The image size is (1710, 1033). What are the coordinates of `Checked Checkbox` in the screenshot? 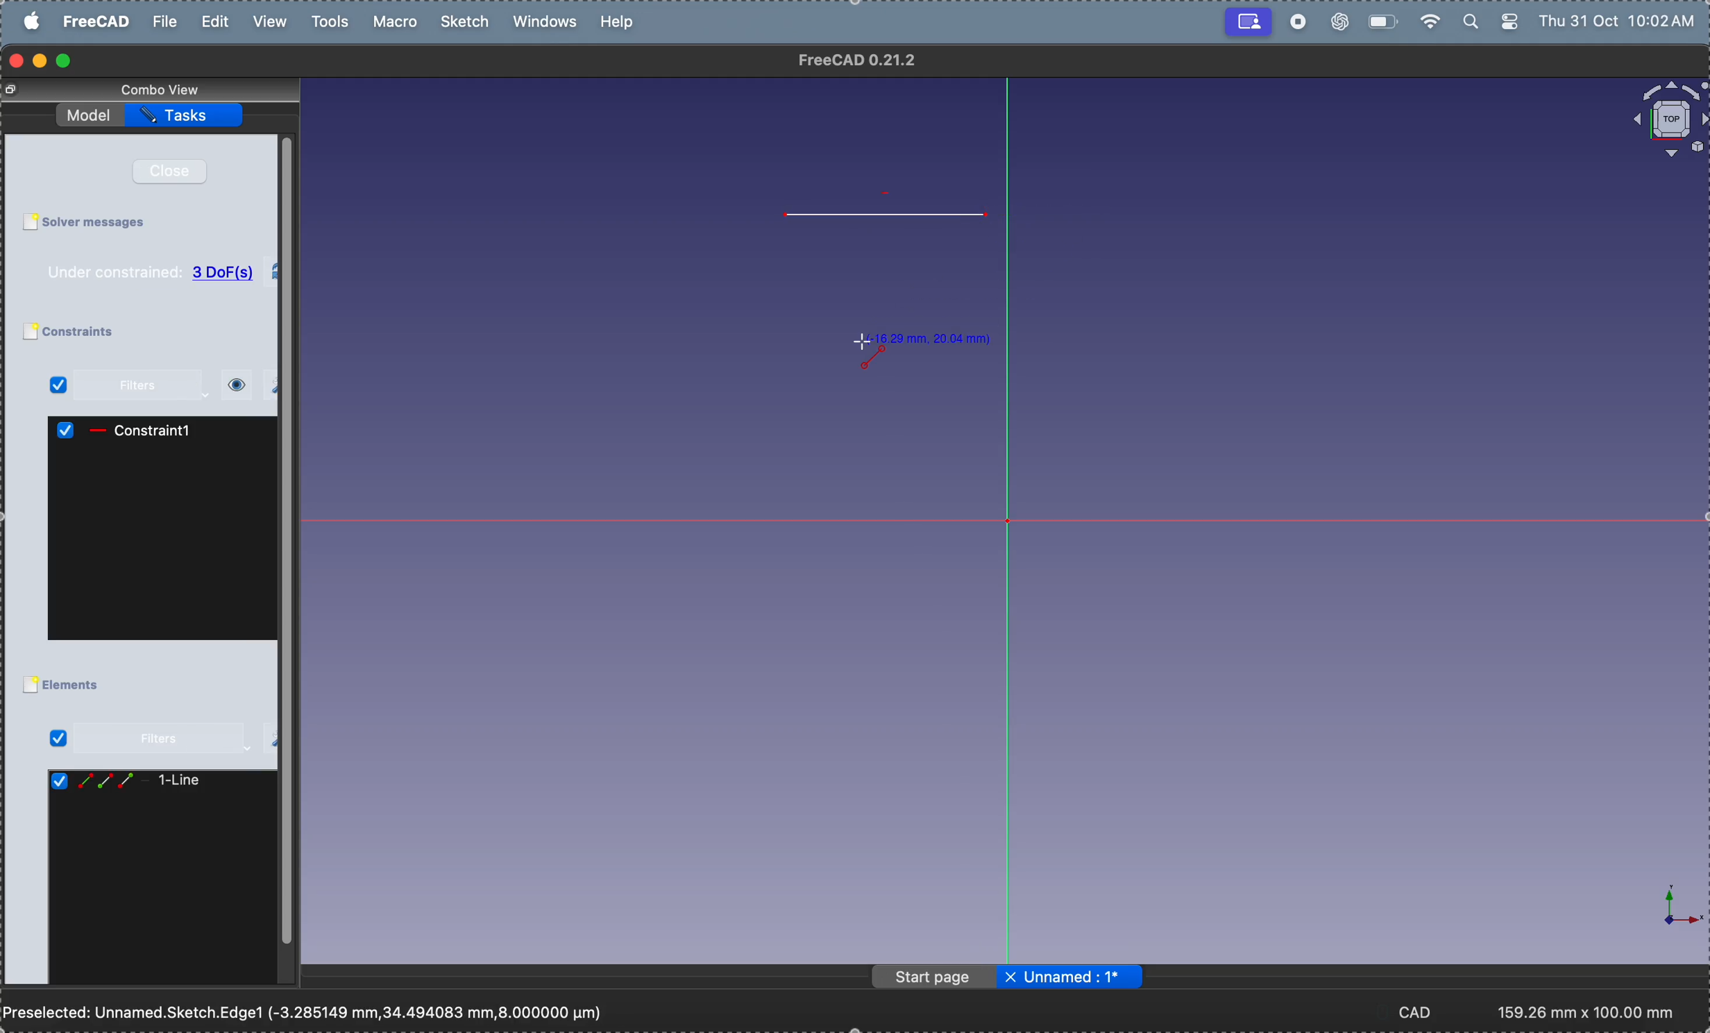 It's located at (57, 738).